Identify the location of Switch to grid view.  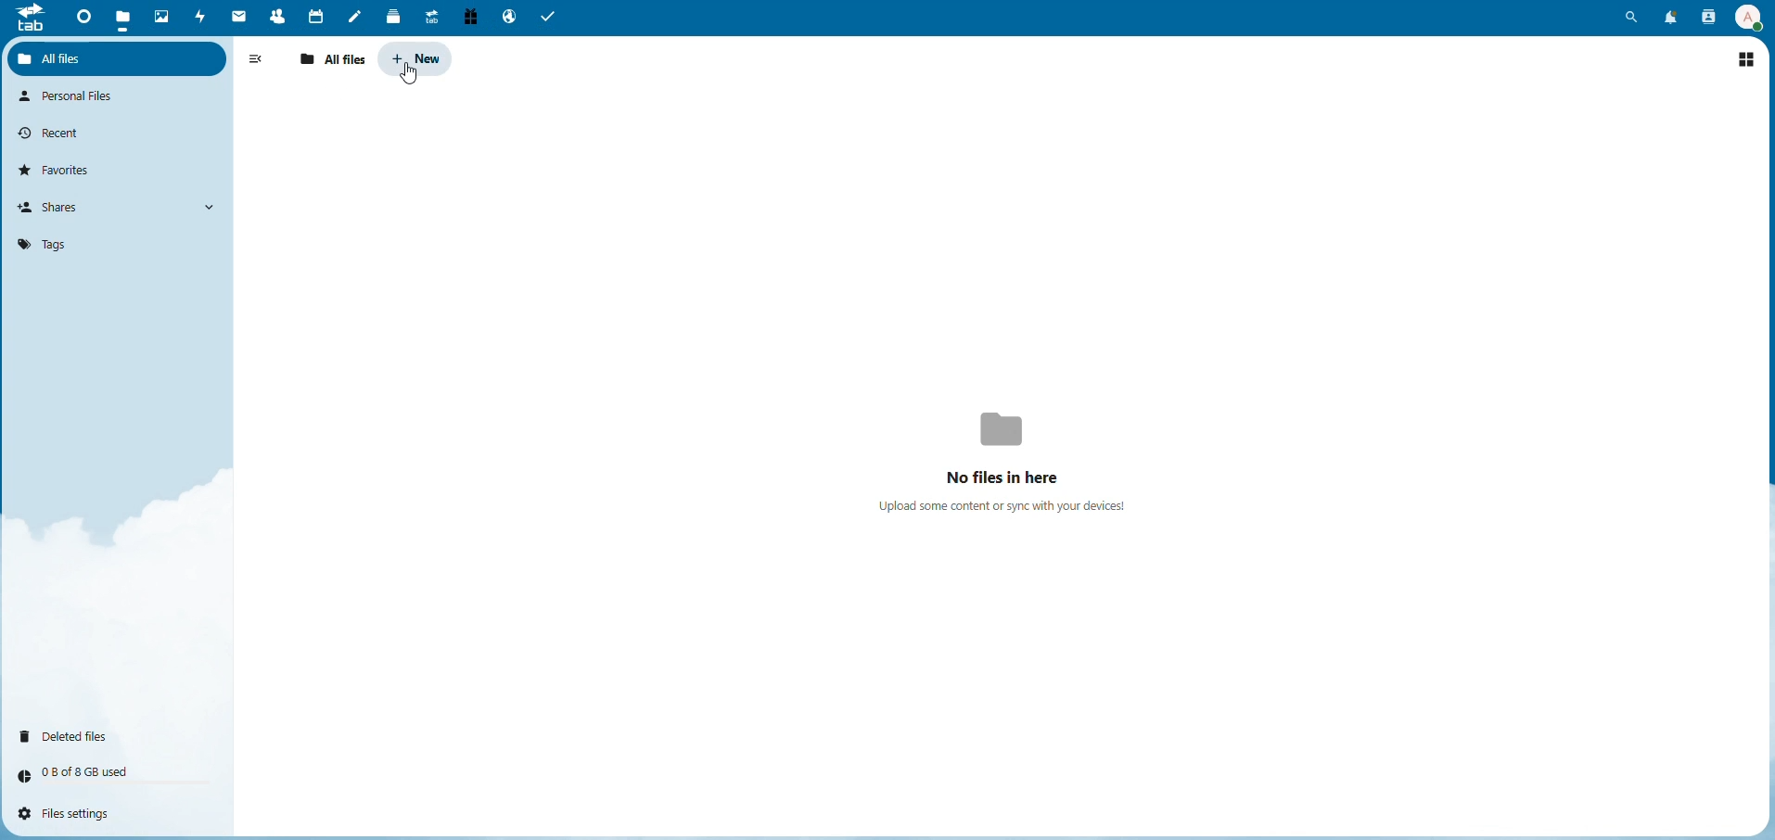
(1746, 57).